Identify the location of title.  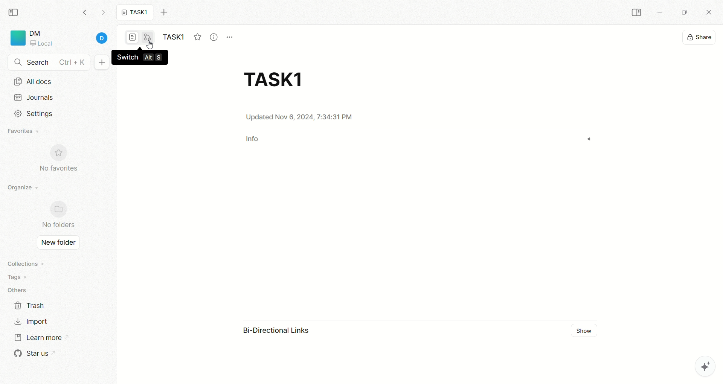
(277, 79).